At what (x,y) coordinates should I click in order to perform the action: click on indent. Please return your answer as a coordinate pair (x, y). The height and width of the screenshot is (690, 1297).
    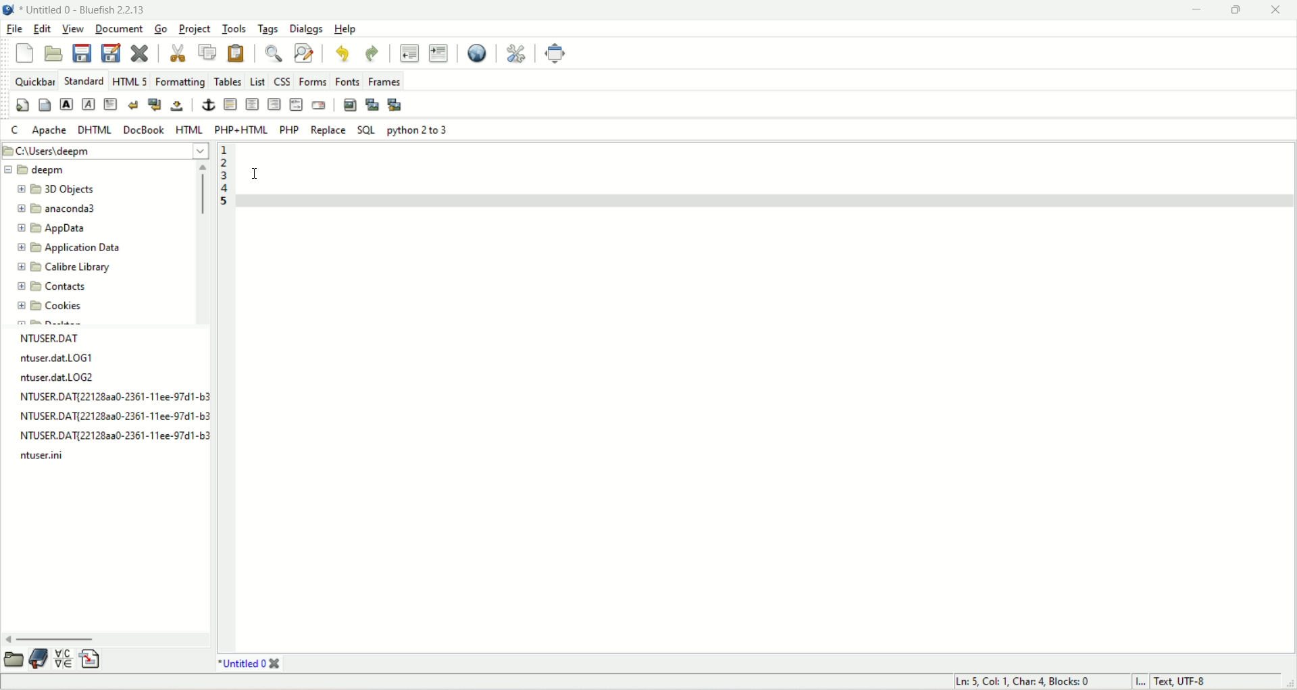
    Looking at the image, I should click on (440, 53).